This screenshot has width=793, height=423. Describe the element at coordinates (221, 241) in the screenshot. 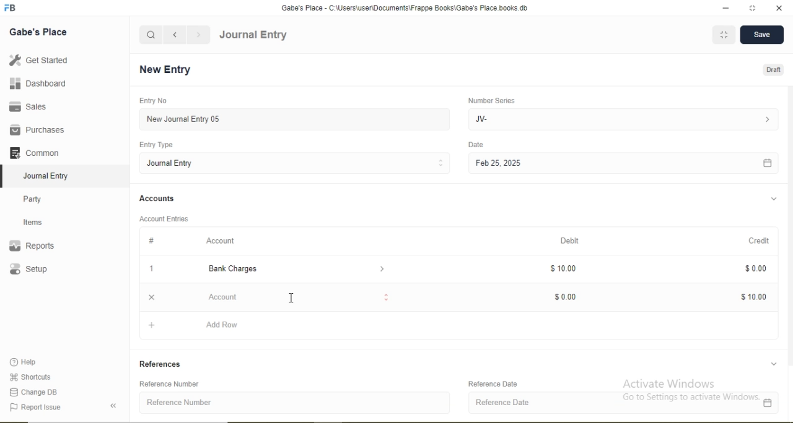

I see `Account` at that location.